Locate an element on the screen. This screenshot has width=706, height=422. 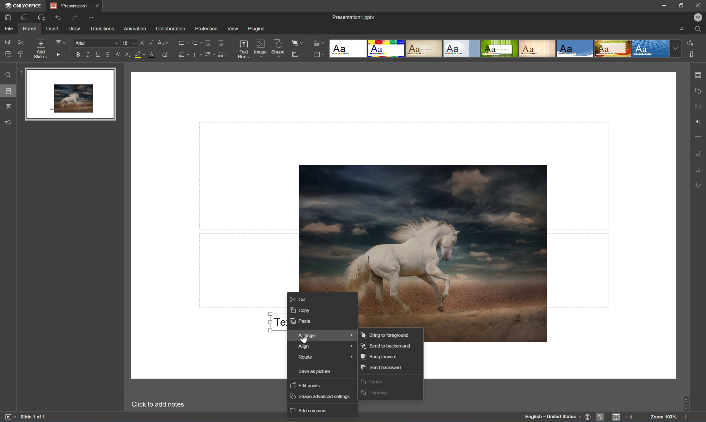
Restore Down is located at coordinates (681, 5).